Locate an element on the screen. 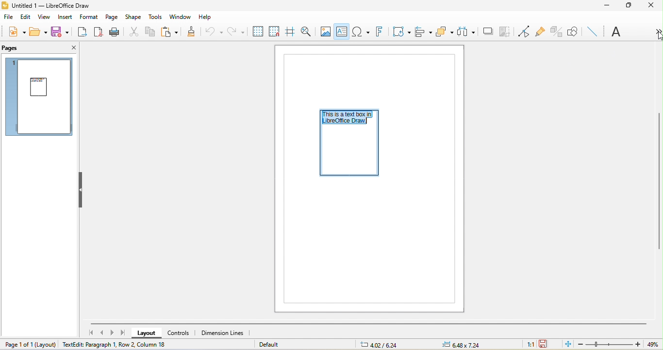  shape is located at coordinates (133, 17).